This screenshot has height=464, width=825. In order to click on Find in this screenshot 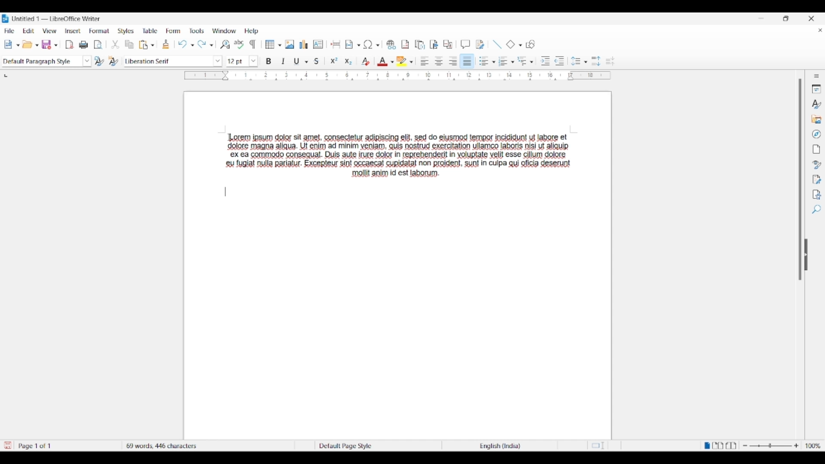, I will do `click(817, 209)`.